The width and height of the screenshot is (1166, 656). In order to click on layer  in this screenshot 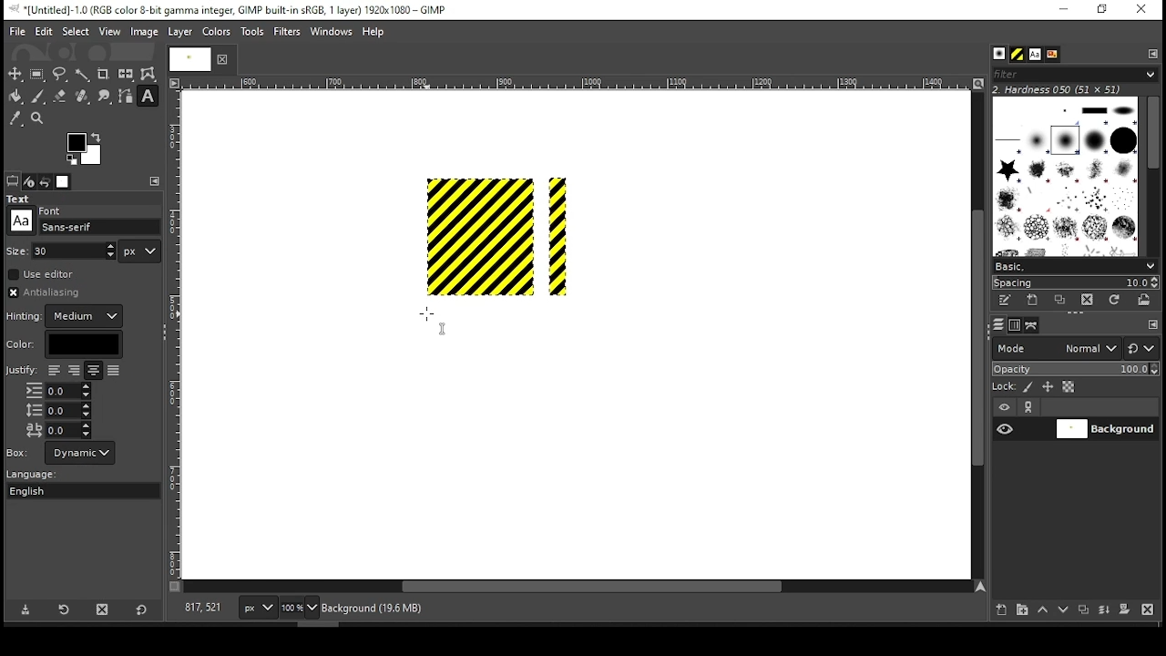, I will do `click(1105, 429)`.